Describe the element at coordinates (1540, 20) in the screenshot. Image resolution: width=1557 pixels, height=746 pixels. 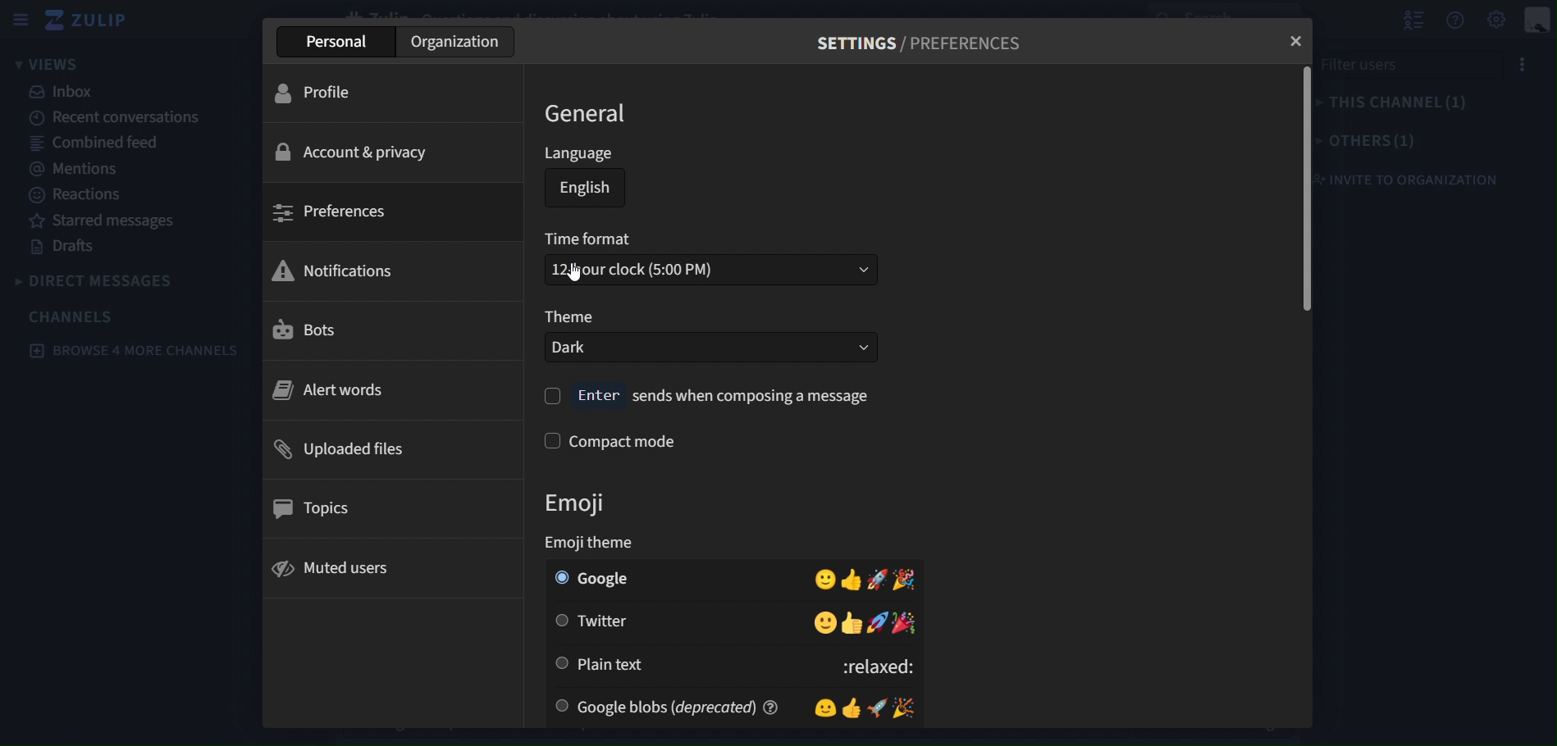
I see `personal menu` at that location.